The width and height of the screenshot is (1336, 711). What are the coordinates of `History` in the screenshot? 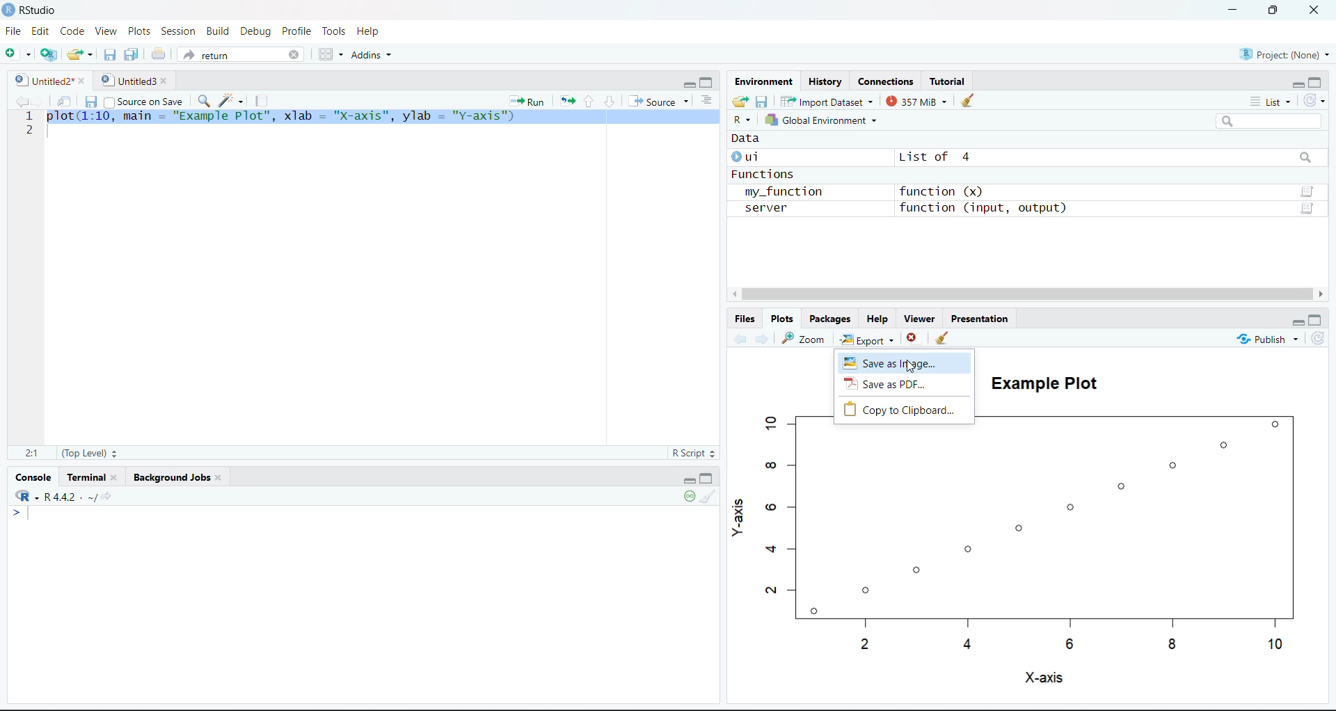 It's located at (825, 80).